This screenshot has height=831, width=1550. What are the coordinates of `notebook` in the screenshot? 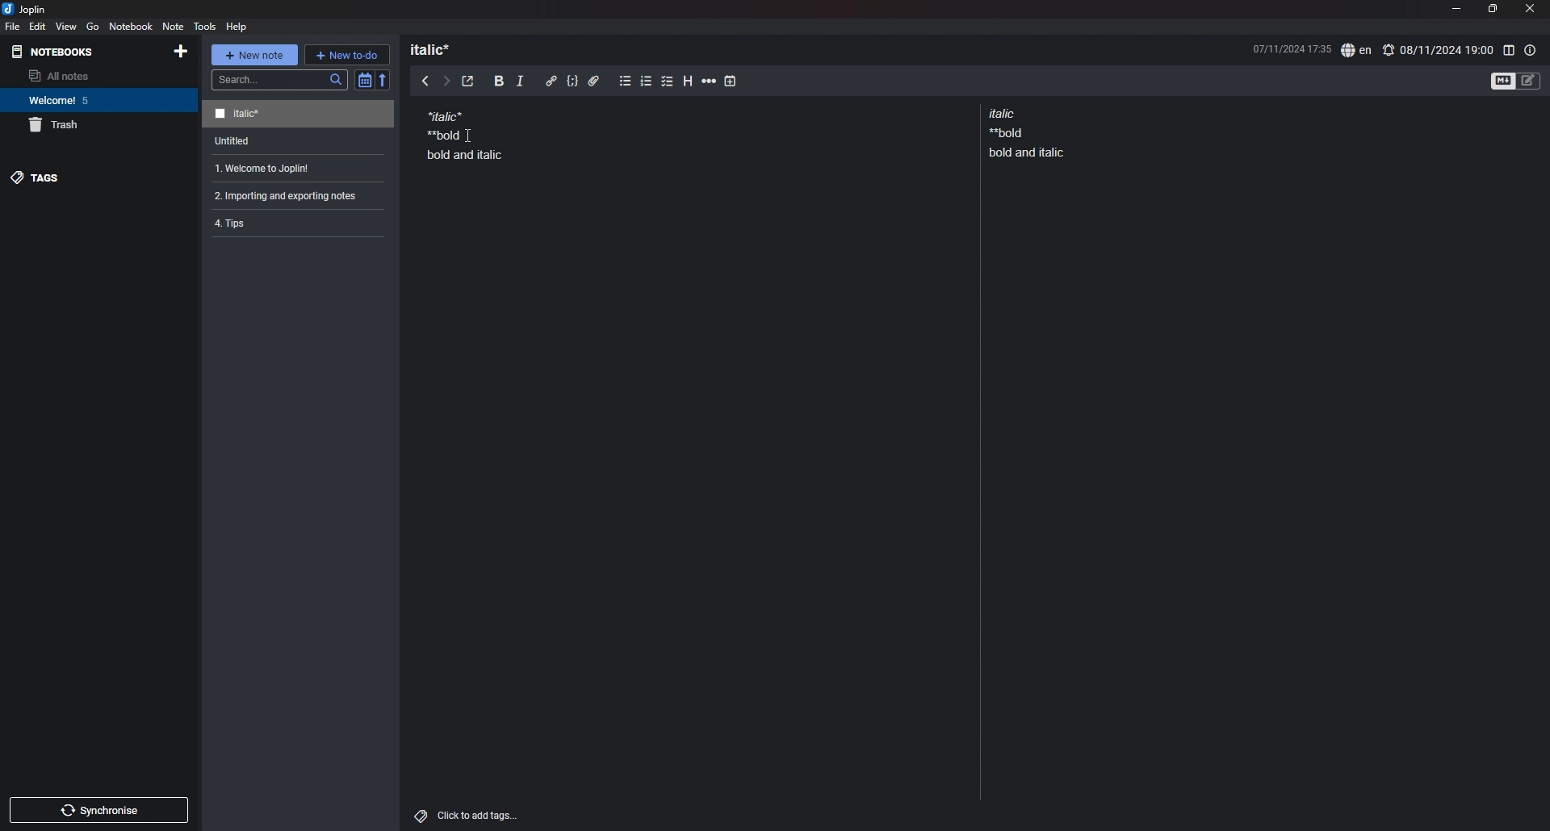 It's located at (132, 26).